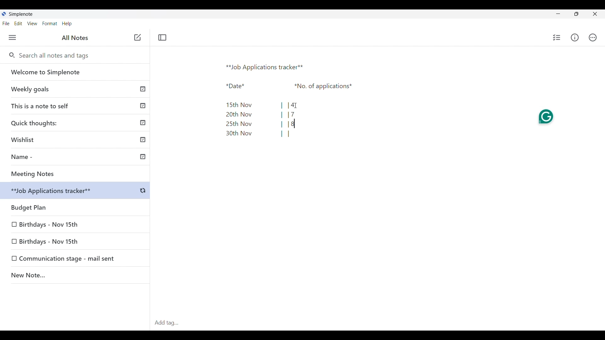 This screenshot has height=340, width=605. Describe the element at coordinates (6, 23) in the screenshot. I see `File` at that location.